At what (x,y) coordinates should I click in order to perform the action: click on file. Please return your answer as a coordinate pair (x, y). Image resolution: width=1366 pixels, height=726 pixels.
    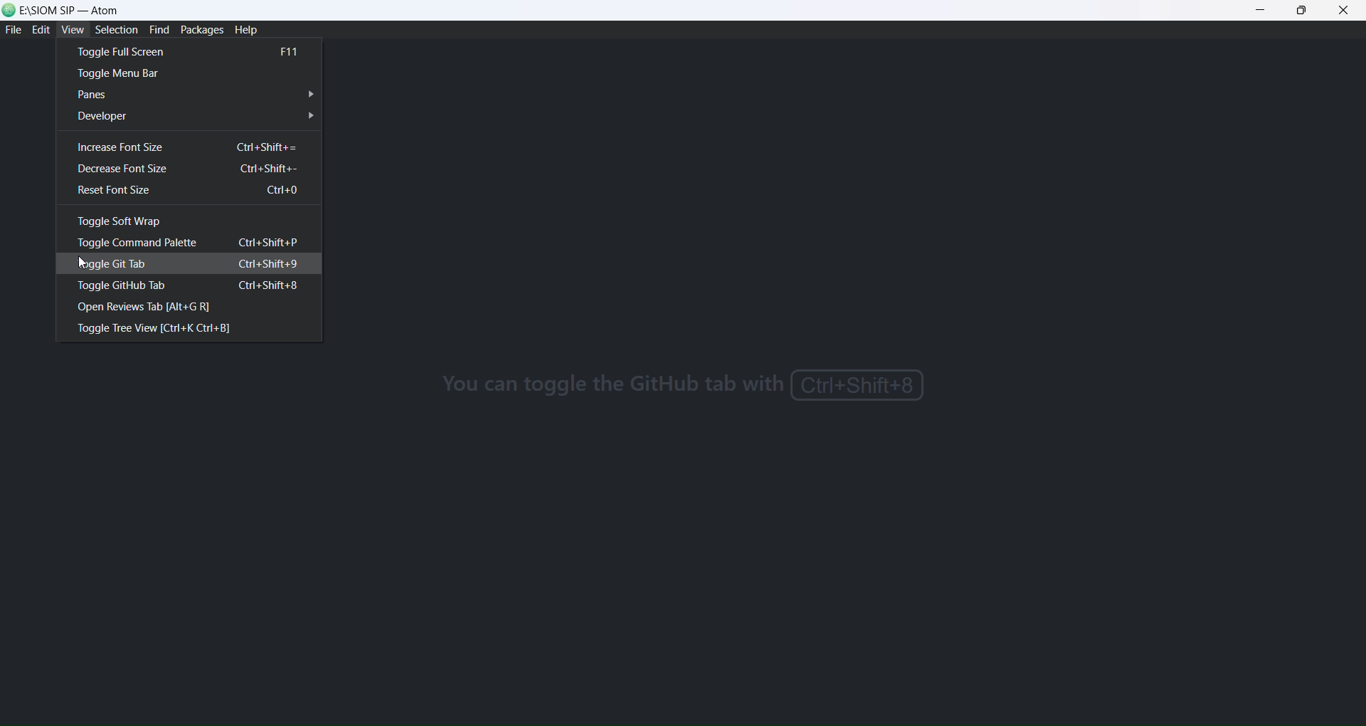
    Looking at the image, I should click on (13, 31).